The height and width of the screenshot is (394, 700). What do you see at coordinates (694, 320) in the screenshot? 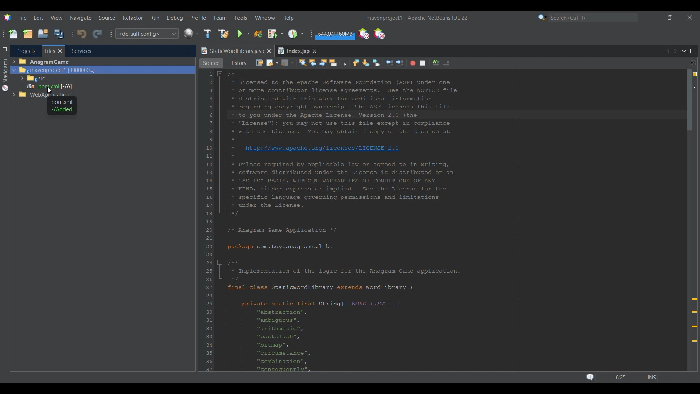
I see `Markers` at bounding box center [694, 320].